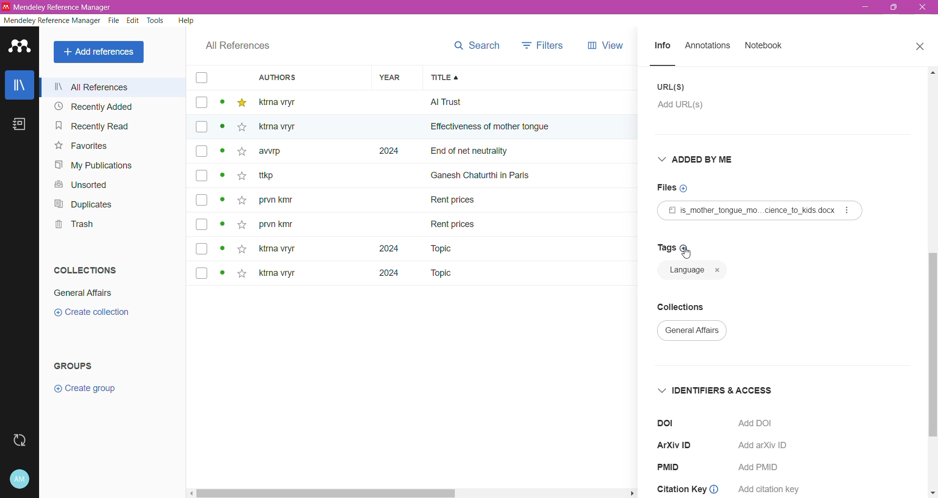  I want to click on Groups, so click(75, 366).